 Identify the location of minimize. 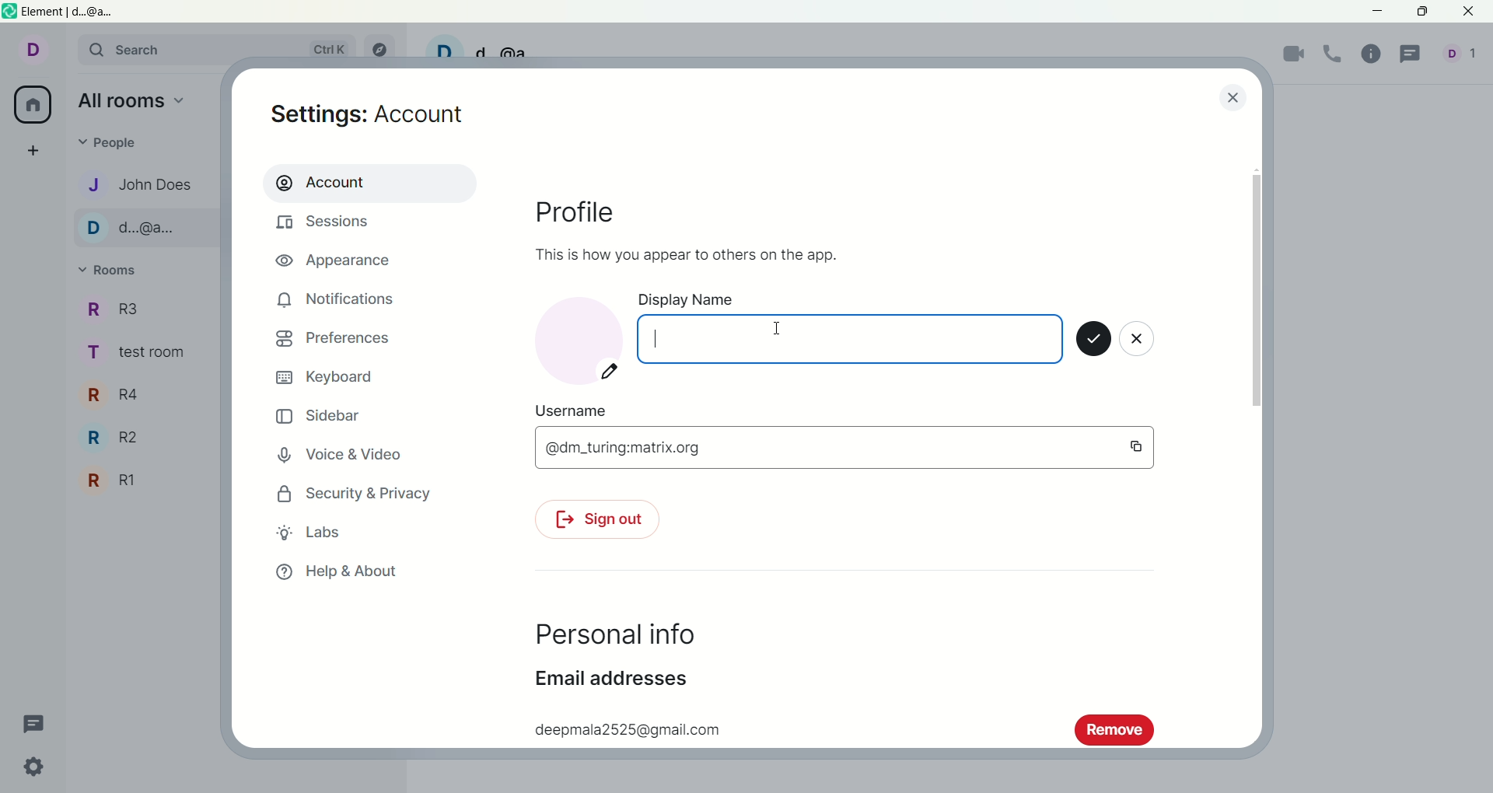
(1379, 13).